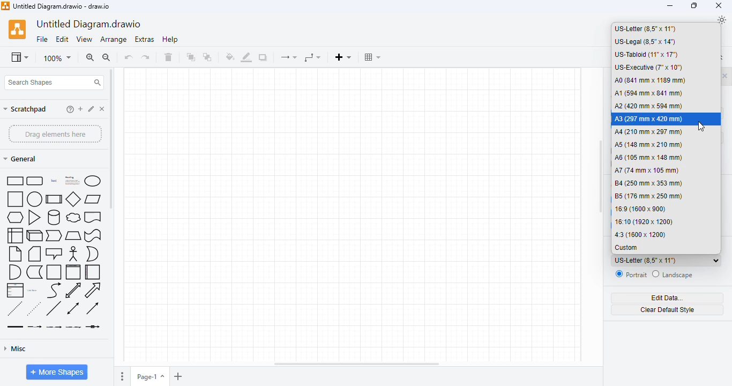  What do you see at coordinates (34, 272) in the screenshot?
I see `data storage` at bounding box center [34, 272].